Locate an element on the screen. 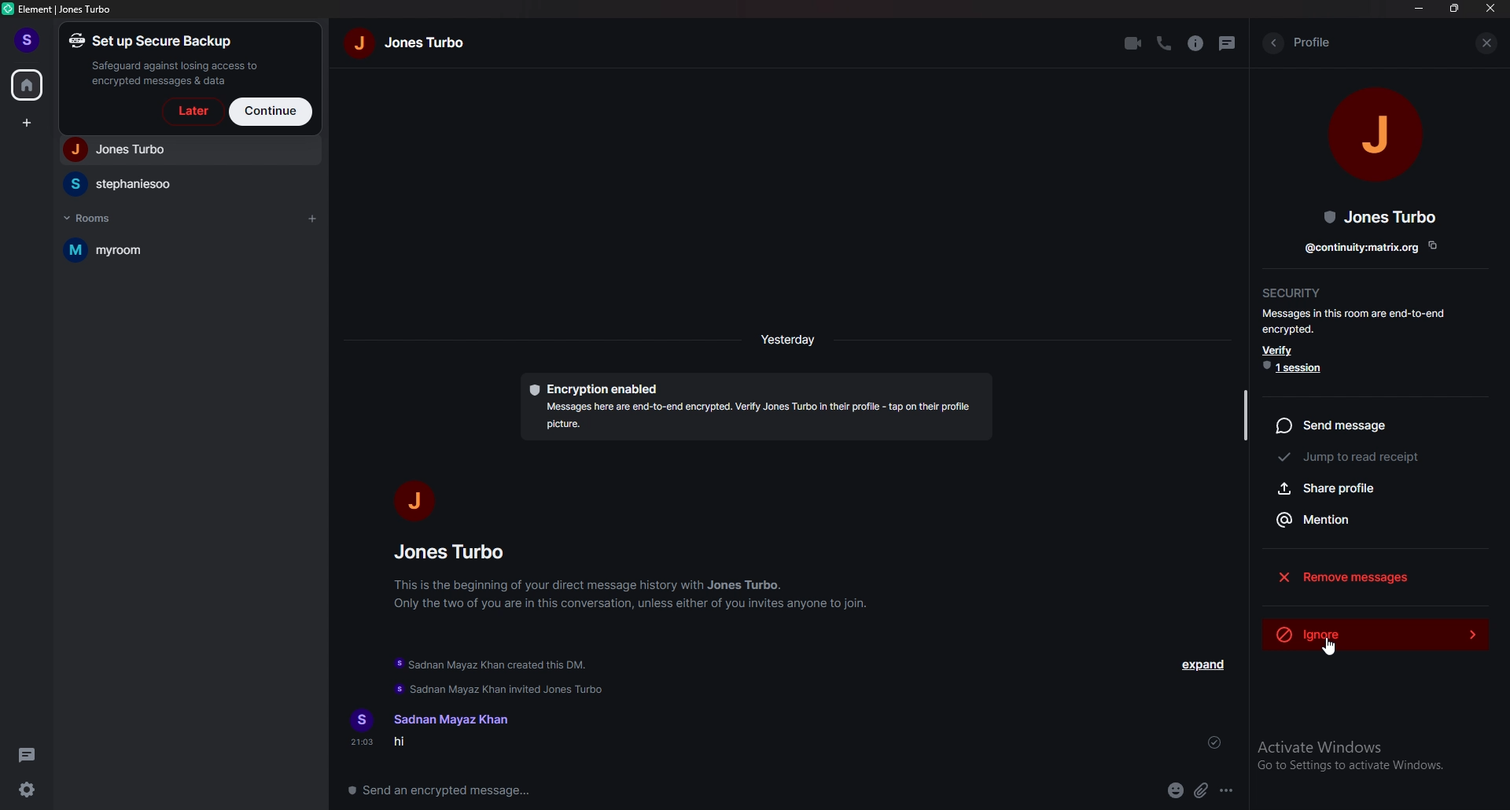 This screenshot has height=810, width=1510. element is located at coordinates (60, 9).